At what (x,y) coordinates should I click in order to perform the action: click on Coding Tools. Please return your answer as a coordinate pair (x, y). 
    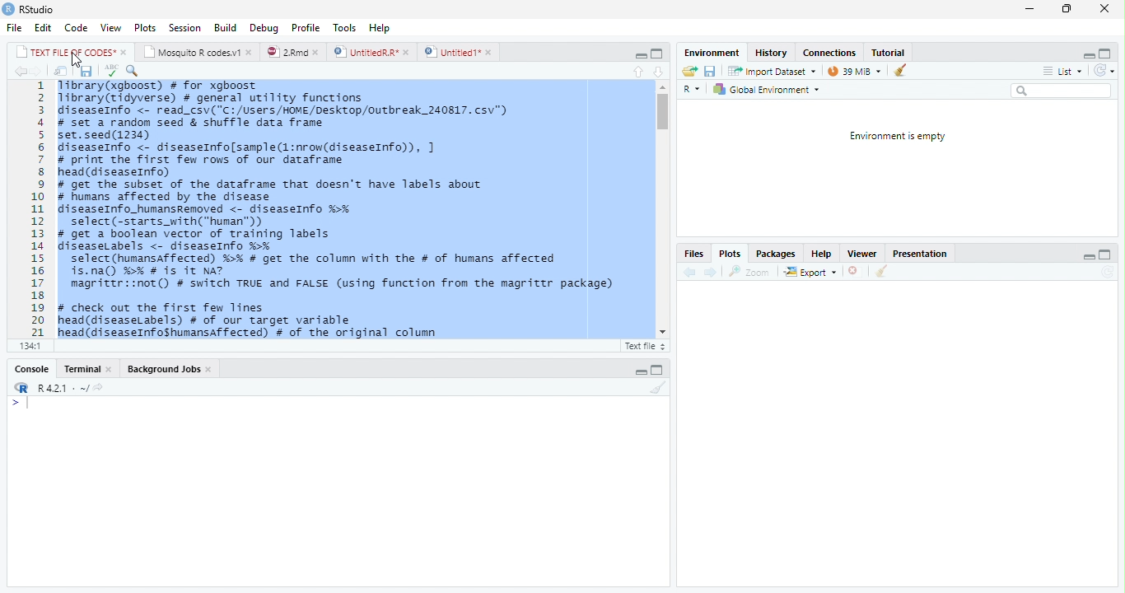
    Looking at the image, I should click on (219, 69).